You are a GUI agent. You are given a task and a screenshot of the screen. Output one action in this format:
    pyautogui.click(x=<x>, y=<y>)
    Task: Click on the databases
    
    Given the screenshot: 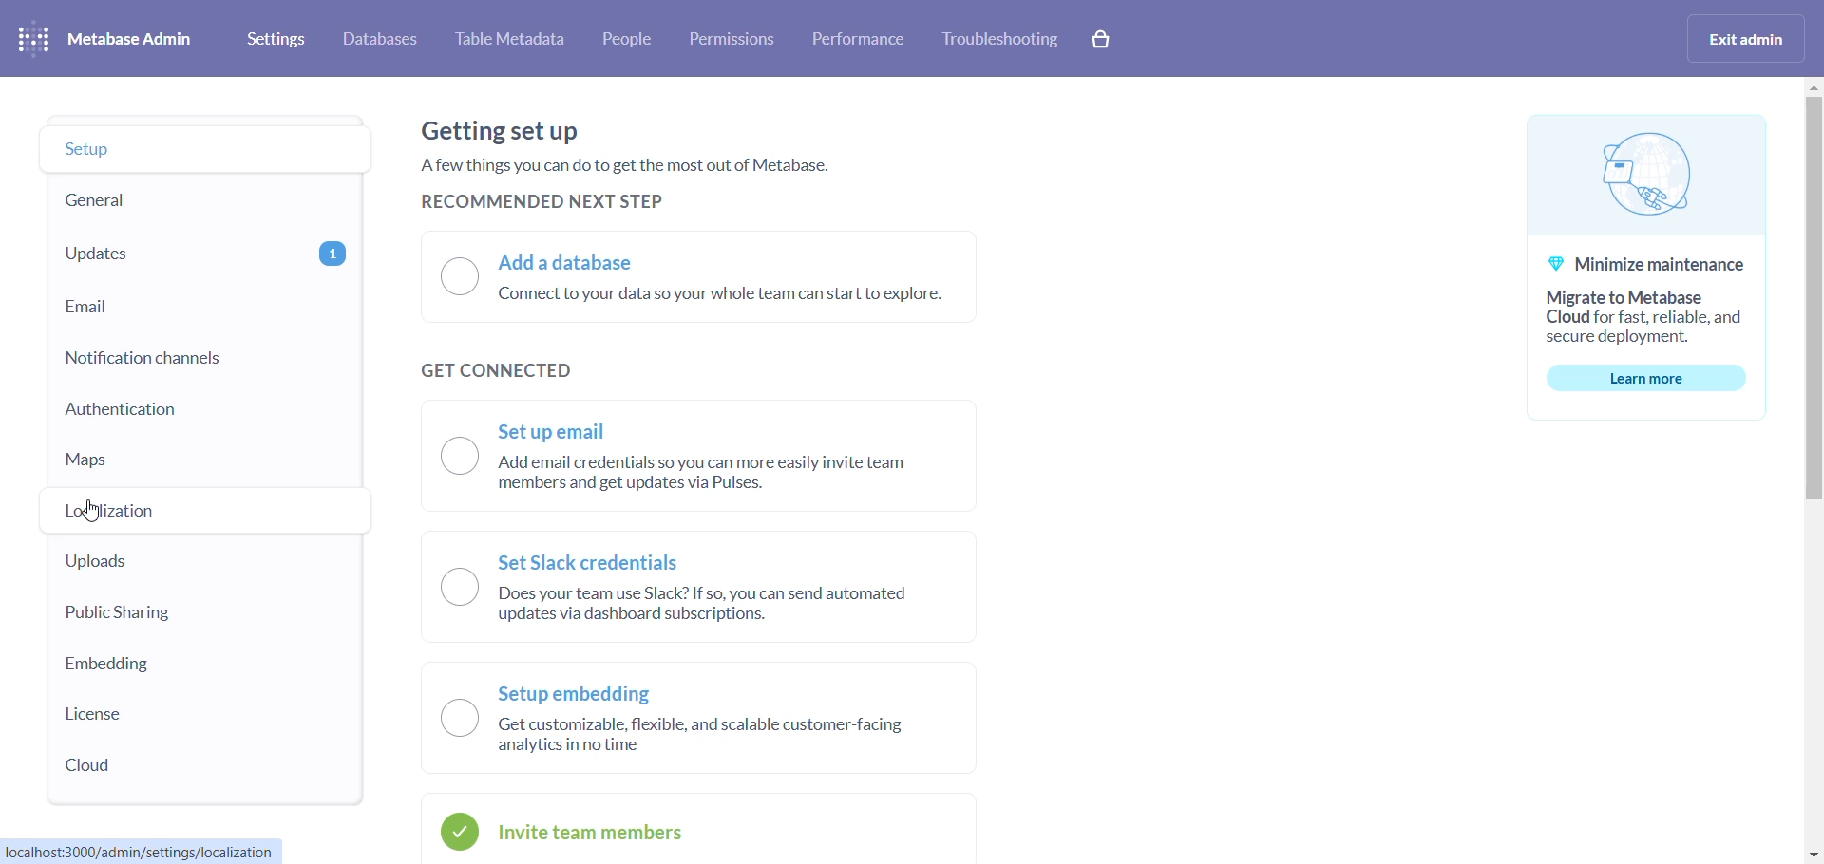 What is the action you would take?
    pyautogui.click(x=378, y=38)
    